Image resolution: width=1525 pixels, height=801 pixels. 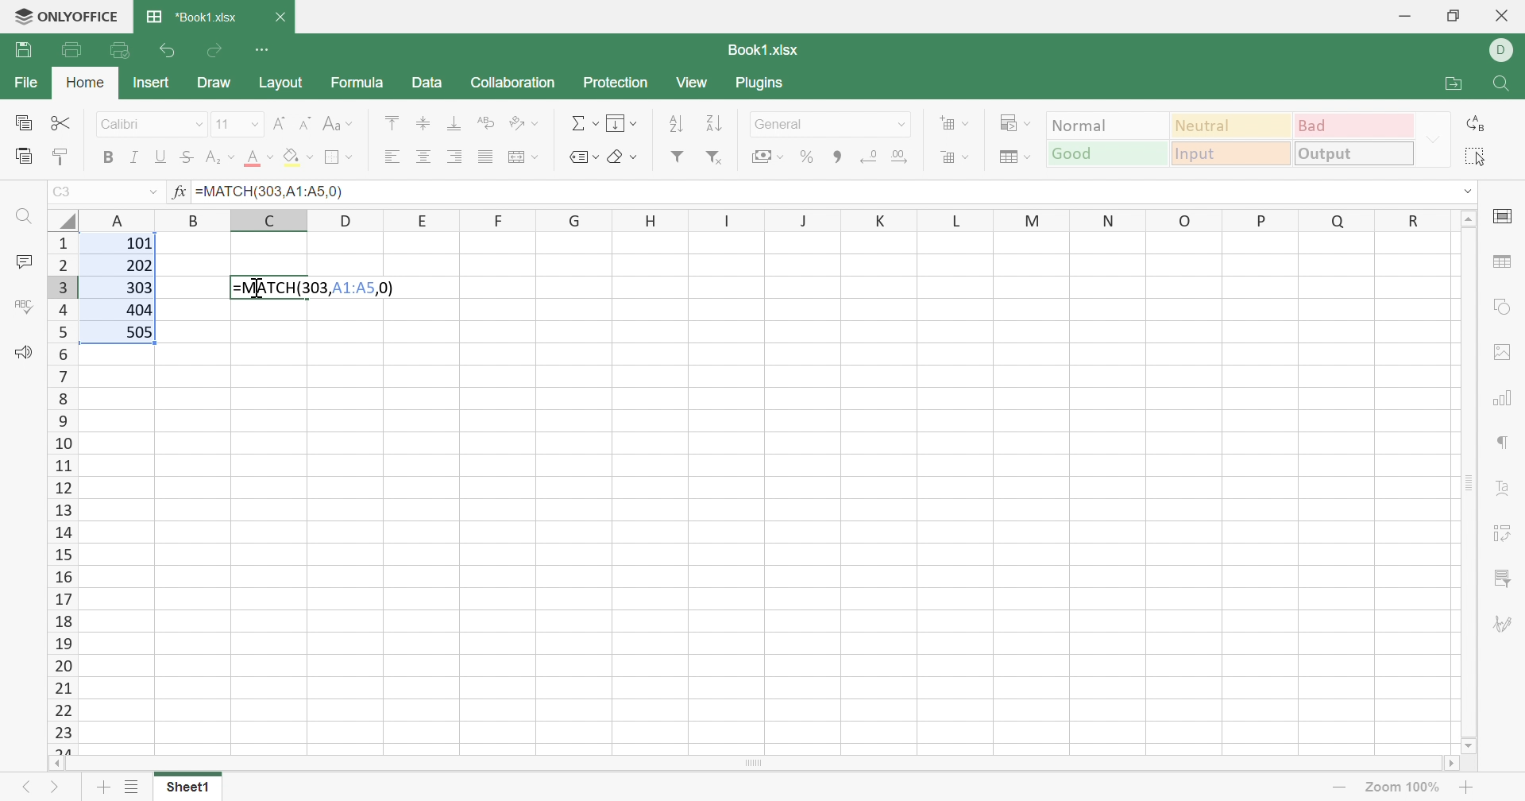 What do you see at coordinates (454, 158) in the screenshot?
I see `Align Right` at bounding box center [454, 158].